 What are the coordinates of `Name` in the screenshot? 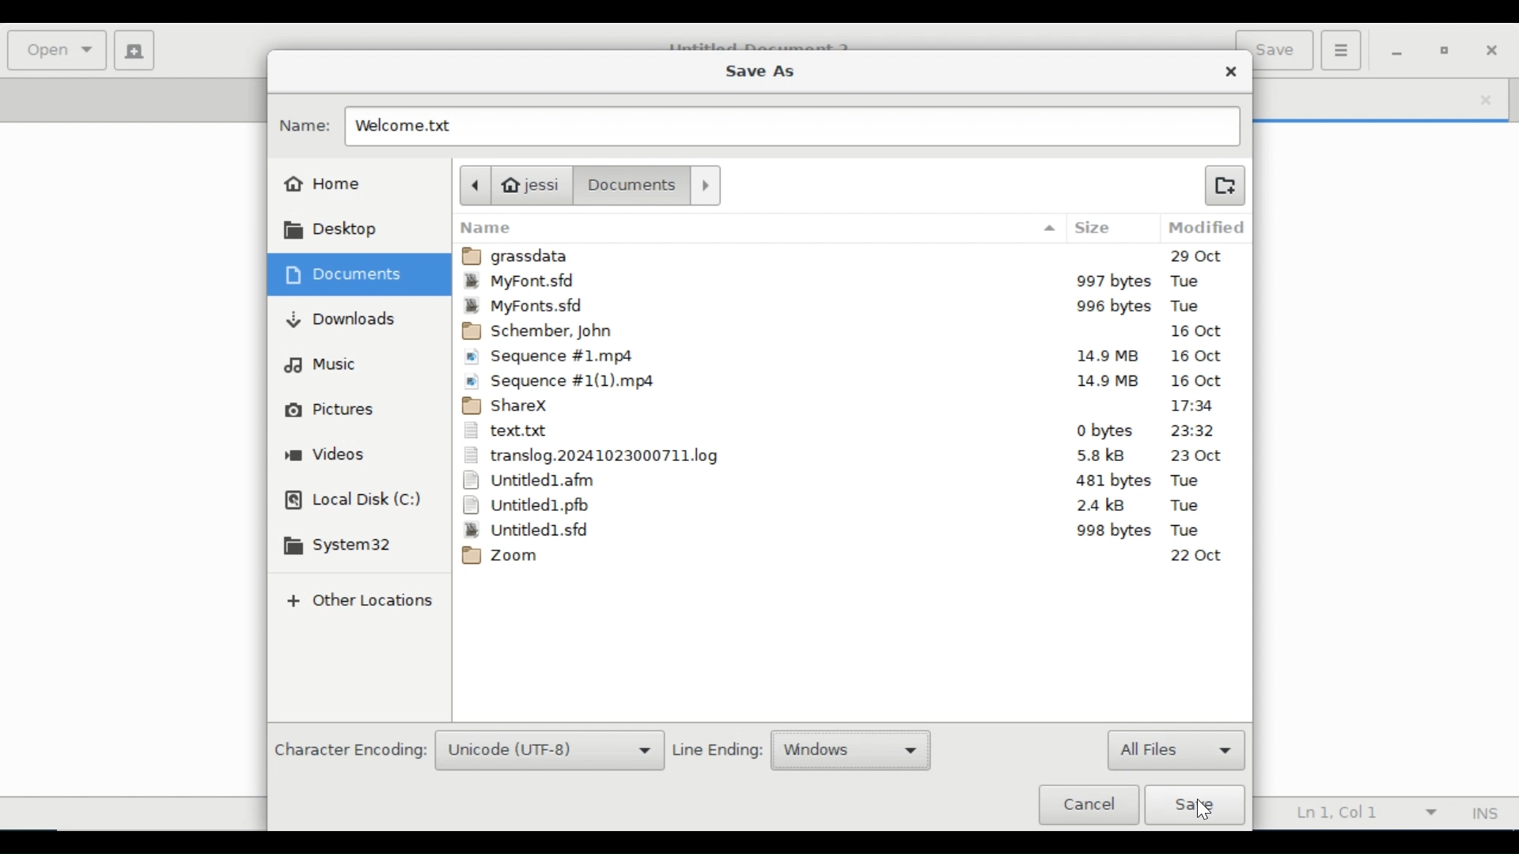 It's located at (305, 126).